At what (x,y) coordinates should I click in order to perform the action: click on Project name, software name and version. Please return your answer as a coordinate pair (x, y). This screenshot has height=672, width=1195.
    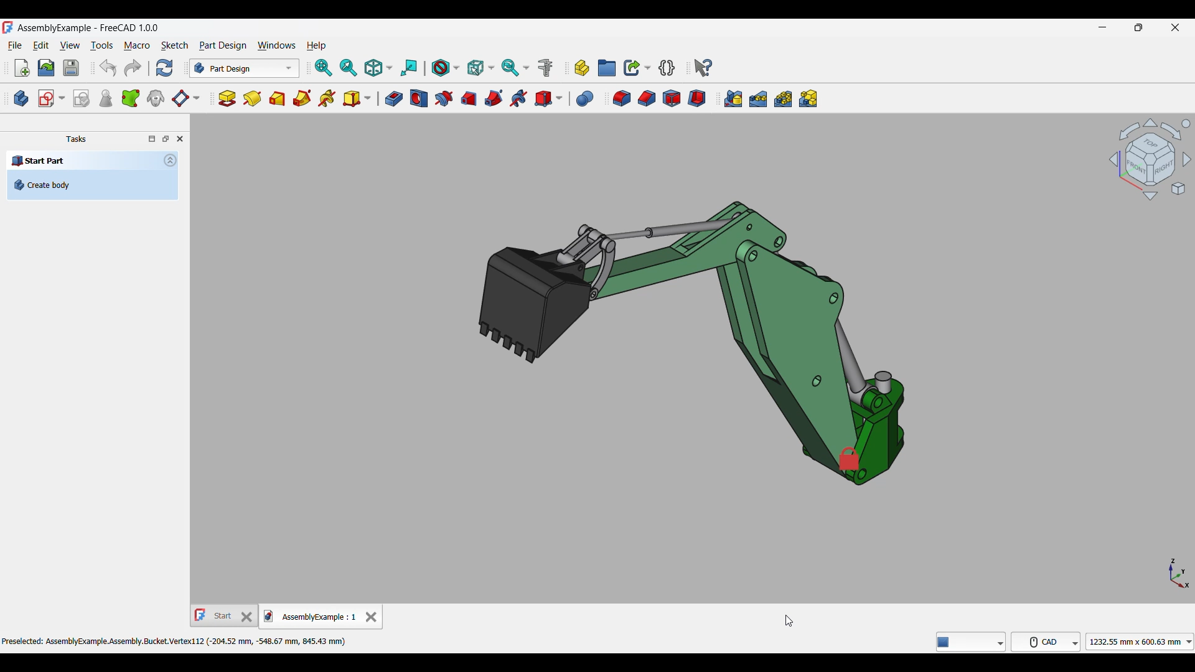
    Looking at the image, I should click on (89, 28).